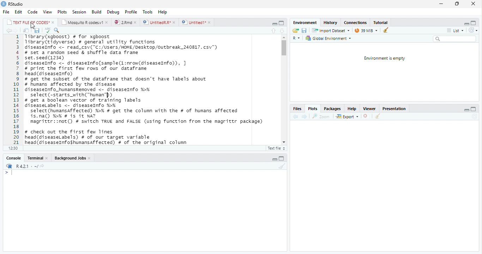 The height and width of the screenshot is (254, 482). I want to click on Minimize, so click(275, 159).